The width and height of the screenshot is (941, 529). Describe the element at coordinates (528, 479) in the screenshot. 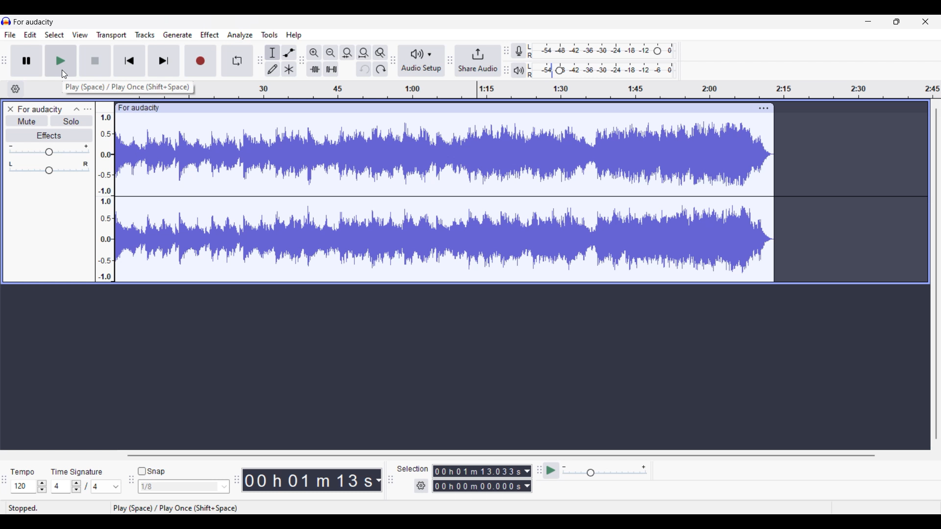

I see `Duration measurement options ` at that location.